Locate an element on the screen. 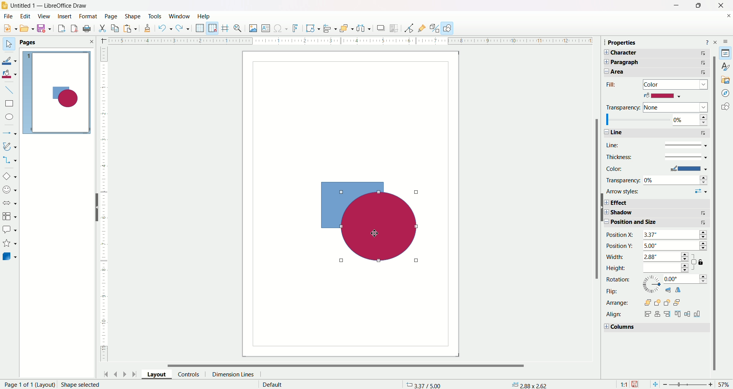  crop image is located at coordinates (395, 28).